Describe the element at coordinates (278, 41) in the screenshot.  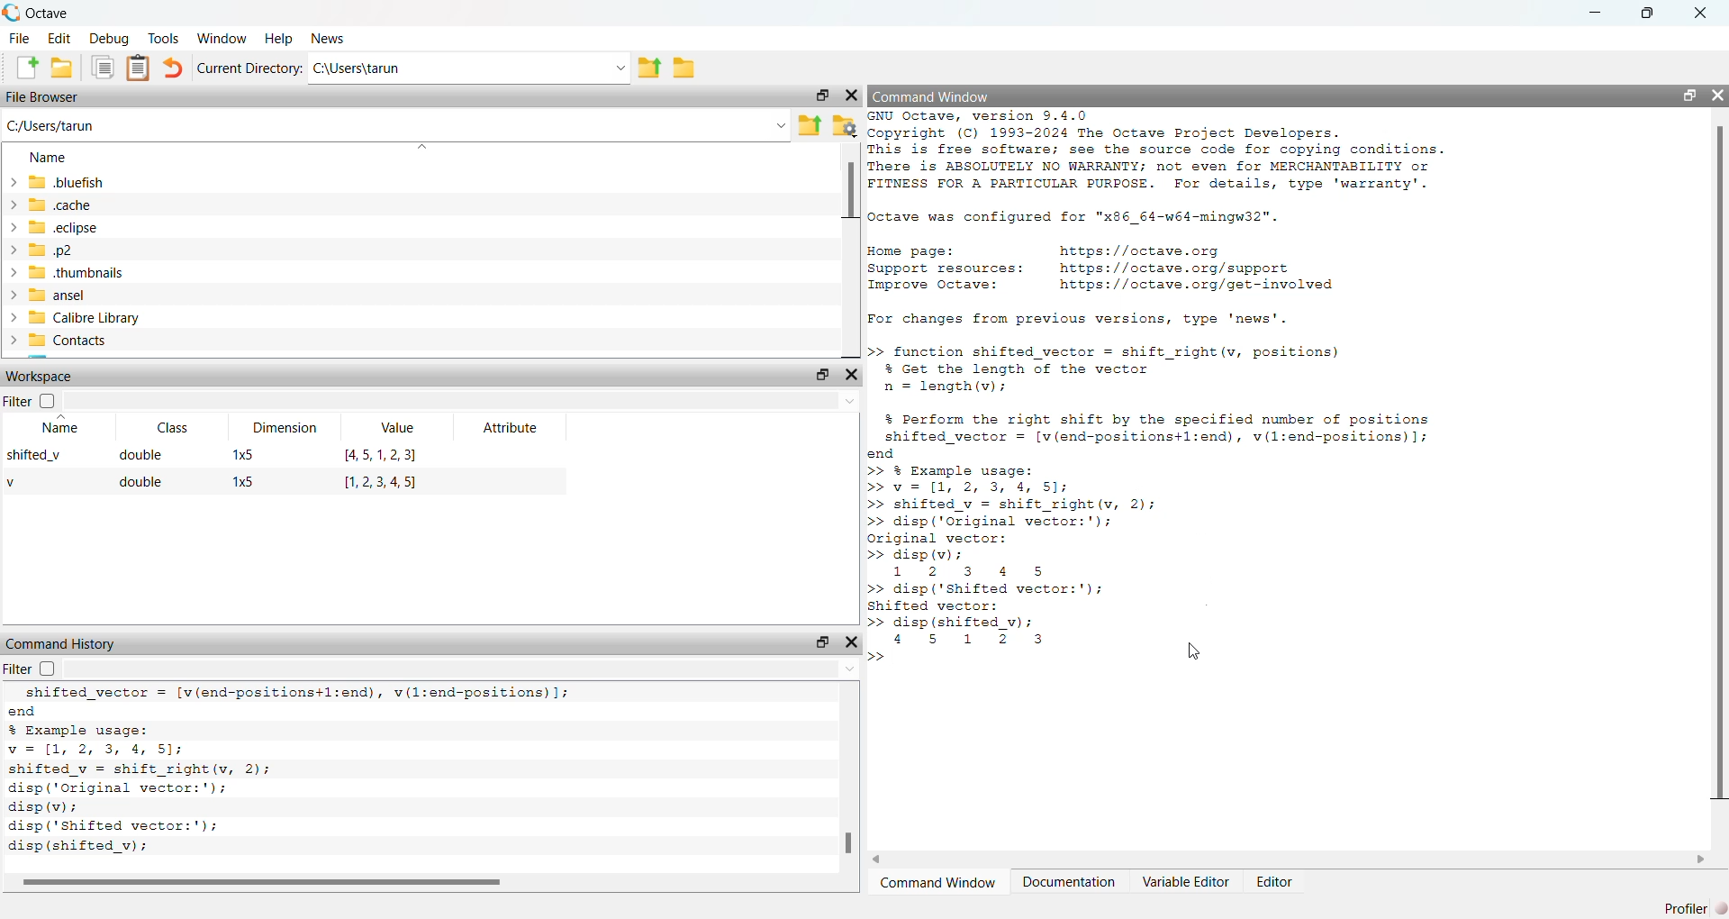
I see `help` at that location.